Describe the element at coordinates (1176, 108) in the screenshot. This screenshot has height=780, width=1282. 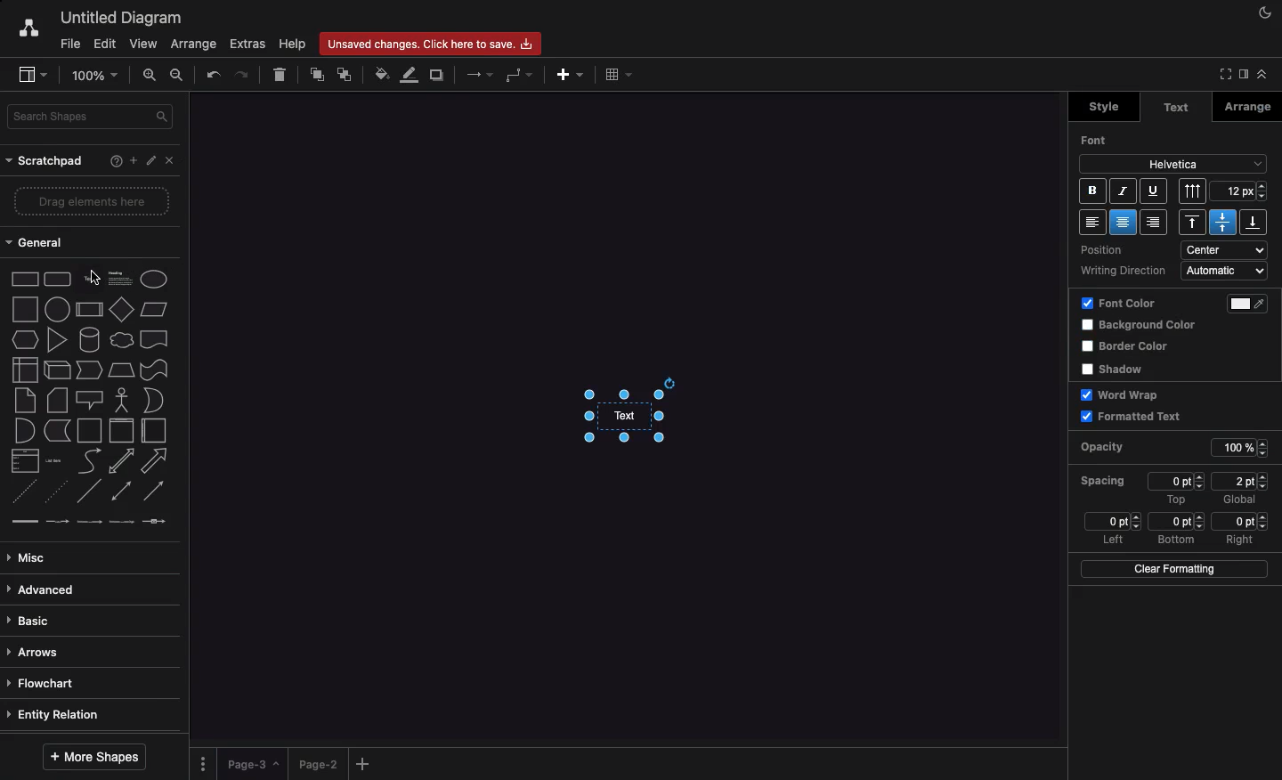
I see `Text` at that location.